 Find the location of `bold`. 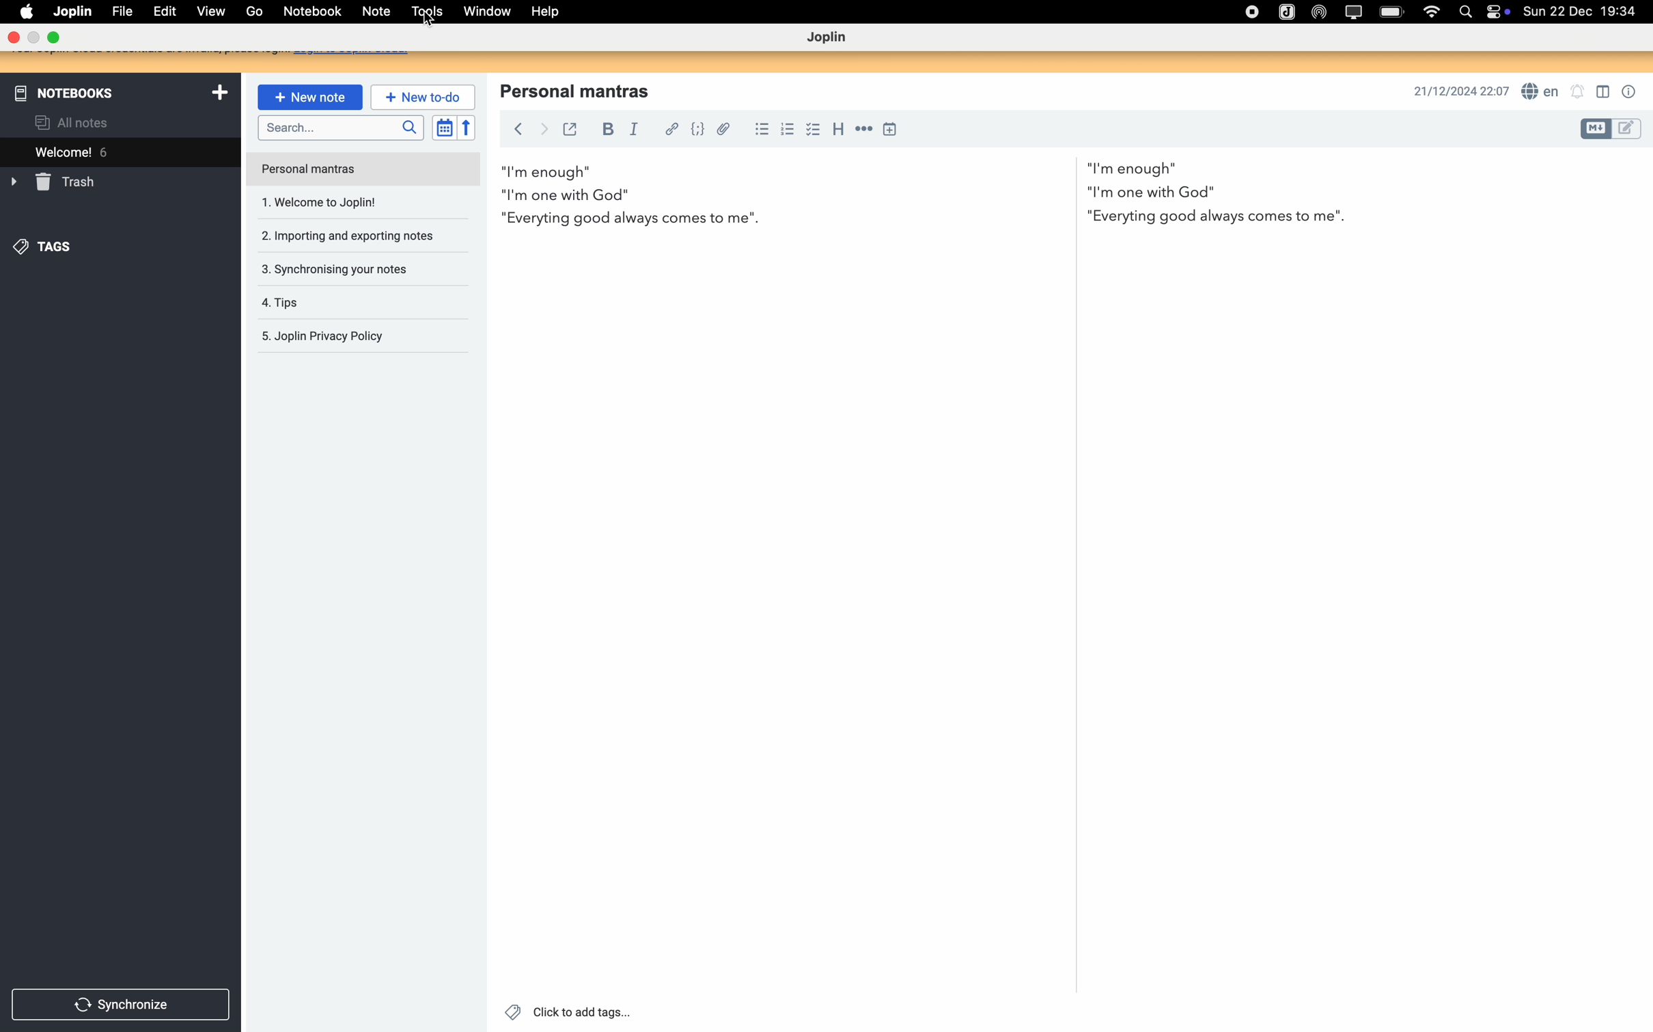

bold is located at coordinates (607, 128).